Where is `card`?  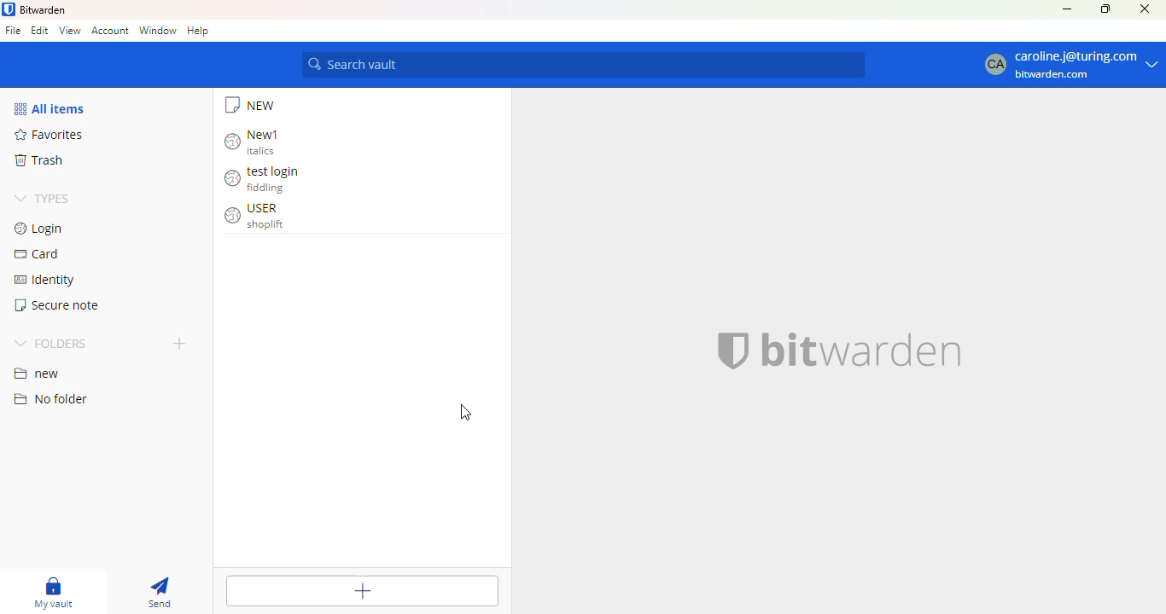
card is located at coordinates (38, 254).